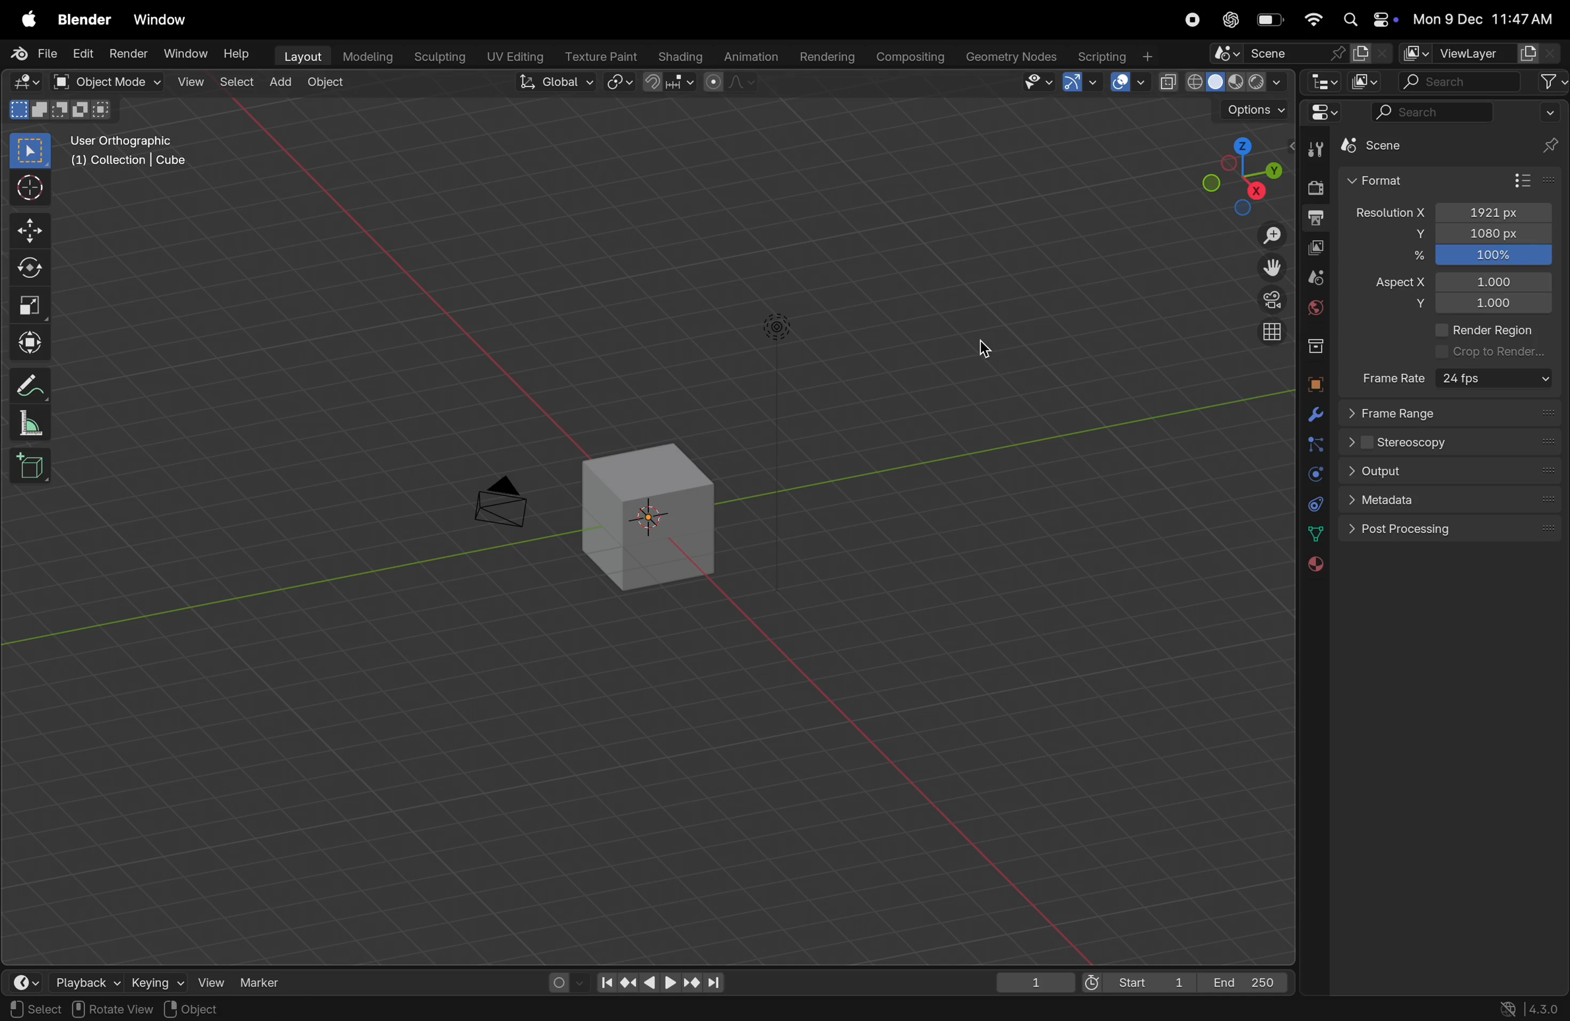 The image size is (1570, 1021). What do you see at coordinates (563, 979) in the screenshot?
I see `auto keying` at bounding box center [563, 979].